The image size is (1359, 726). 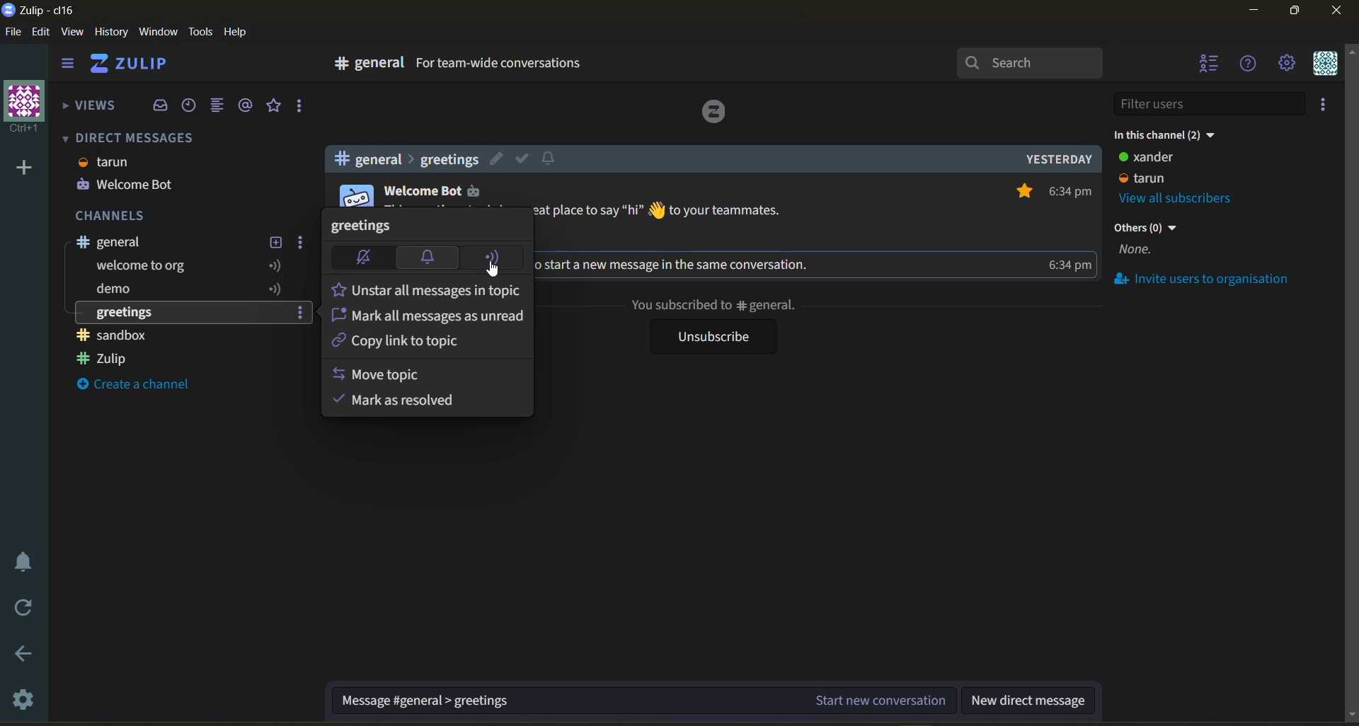 What do you see at coordinates (521, 159) in the screenshot?
I see `mark` at bounding box center [521, 159].